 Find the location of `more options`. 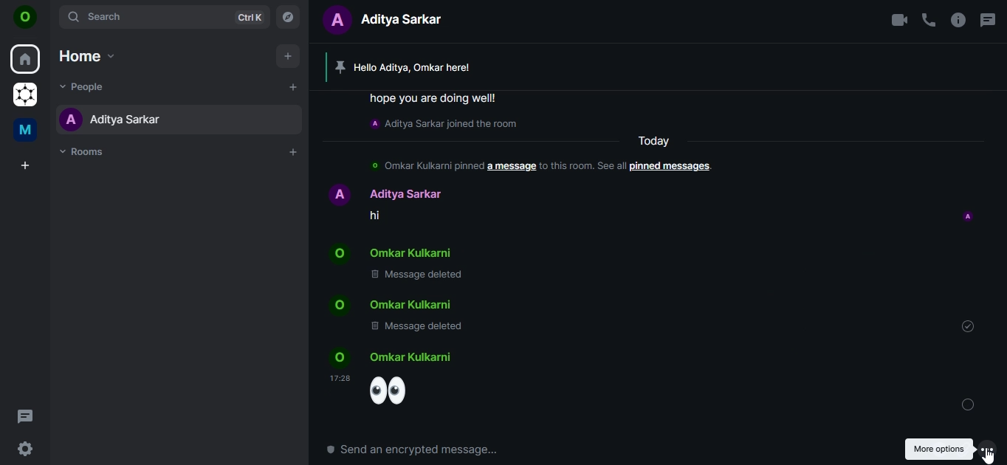

more options is located at coordinates (938, 449).